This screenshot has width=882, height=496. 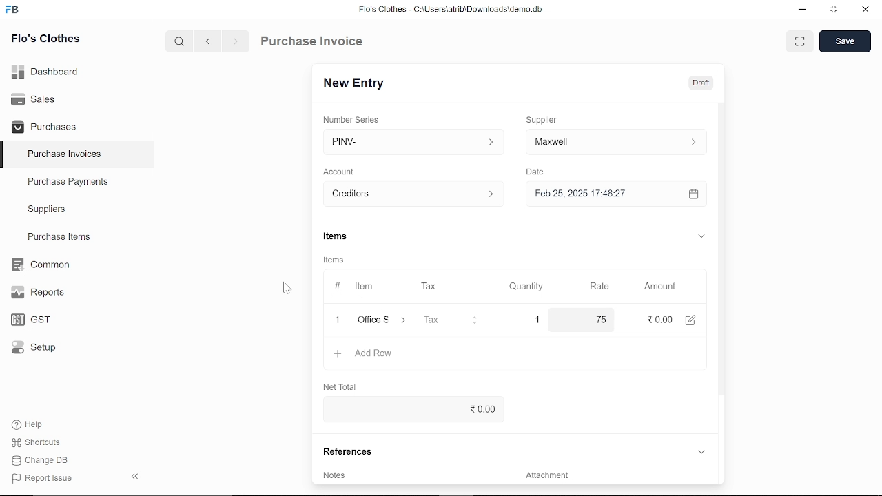 I want to click on Date, so click(x=539, y=172).